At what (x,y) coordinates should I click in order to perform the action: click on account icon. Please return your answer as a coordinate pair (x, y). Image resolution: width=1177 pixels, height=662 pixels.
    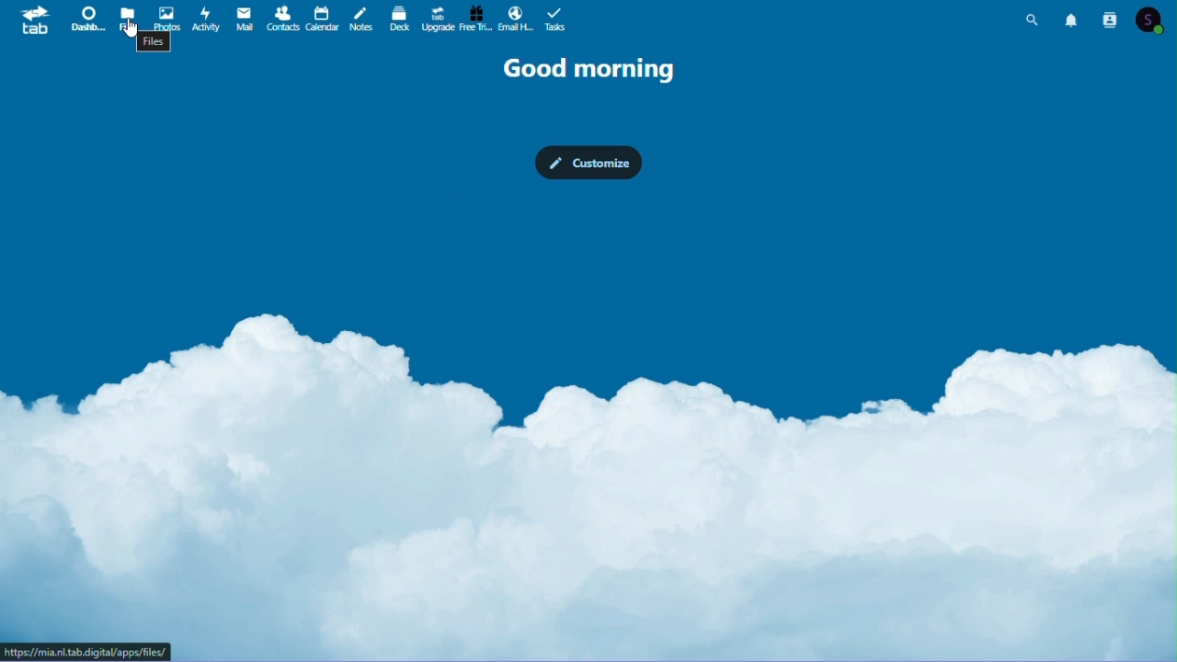
    Looking at the image, I should click on (1153, 20).